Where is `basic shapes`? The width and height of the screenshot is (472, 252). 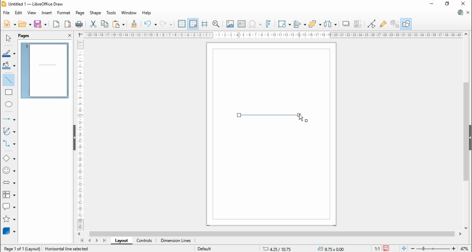
basic shapes is located at coordinates (9, 158).